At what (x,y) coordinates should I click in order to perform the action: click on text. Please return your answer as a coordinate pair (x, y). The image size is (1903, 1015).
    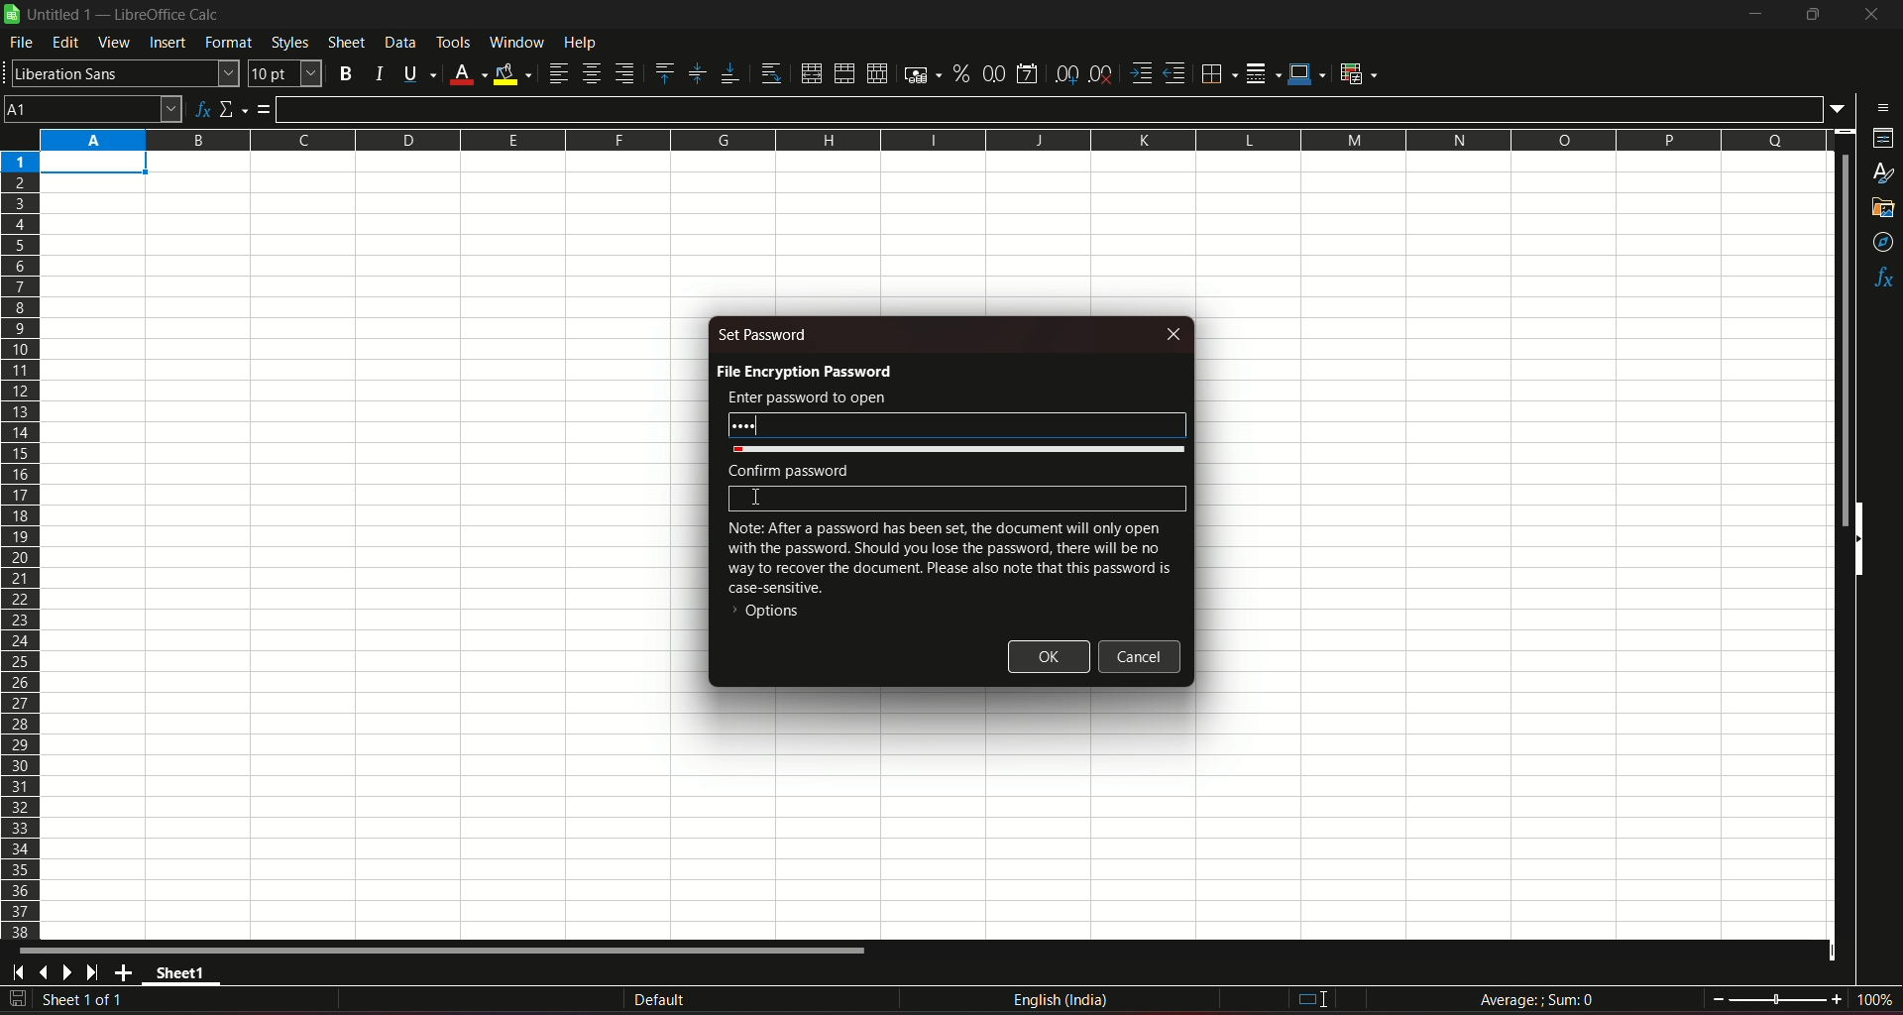
    Looking at the image, I should click on (785, 469).